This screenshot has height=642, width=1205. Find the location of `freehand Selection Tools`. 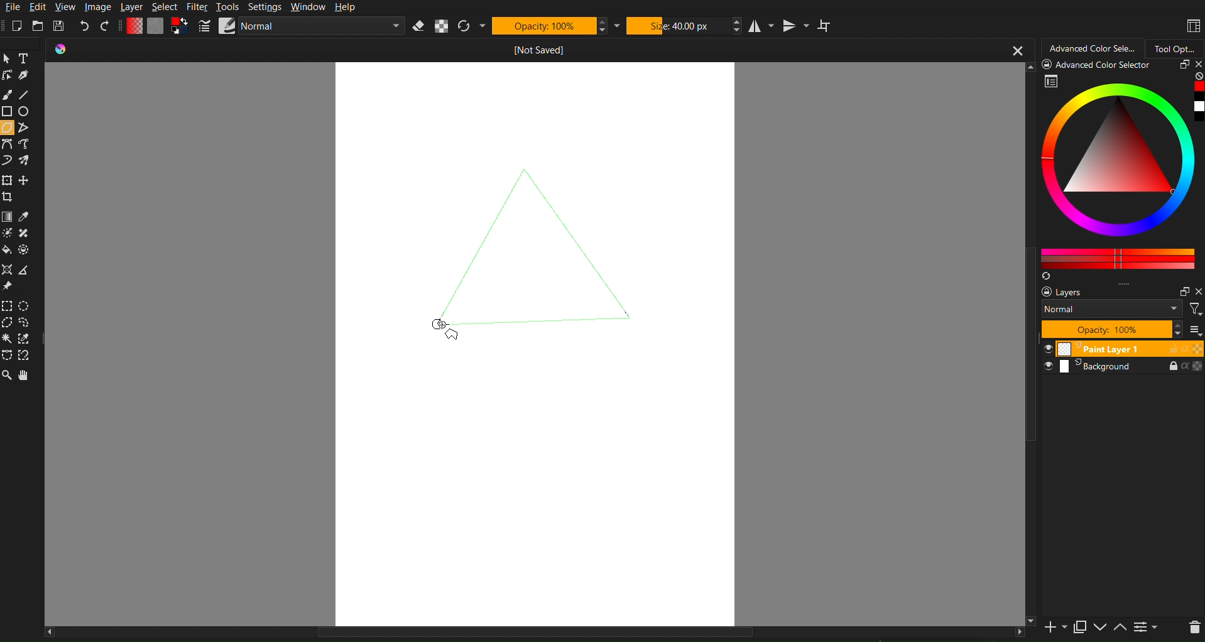

freehand Selection Tools is located at coordinates (26, 322).